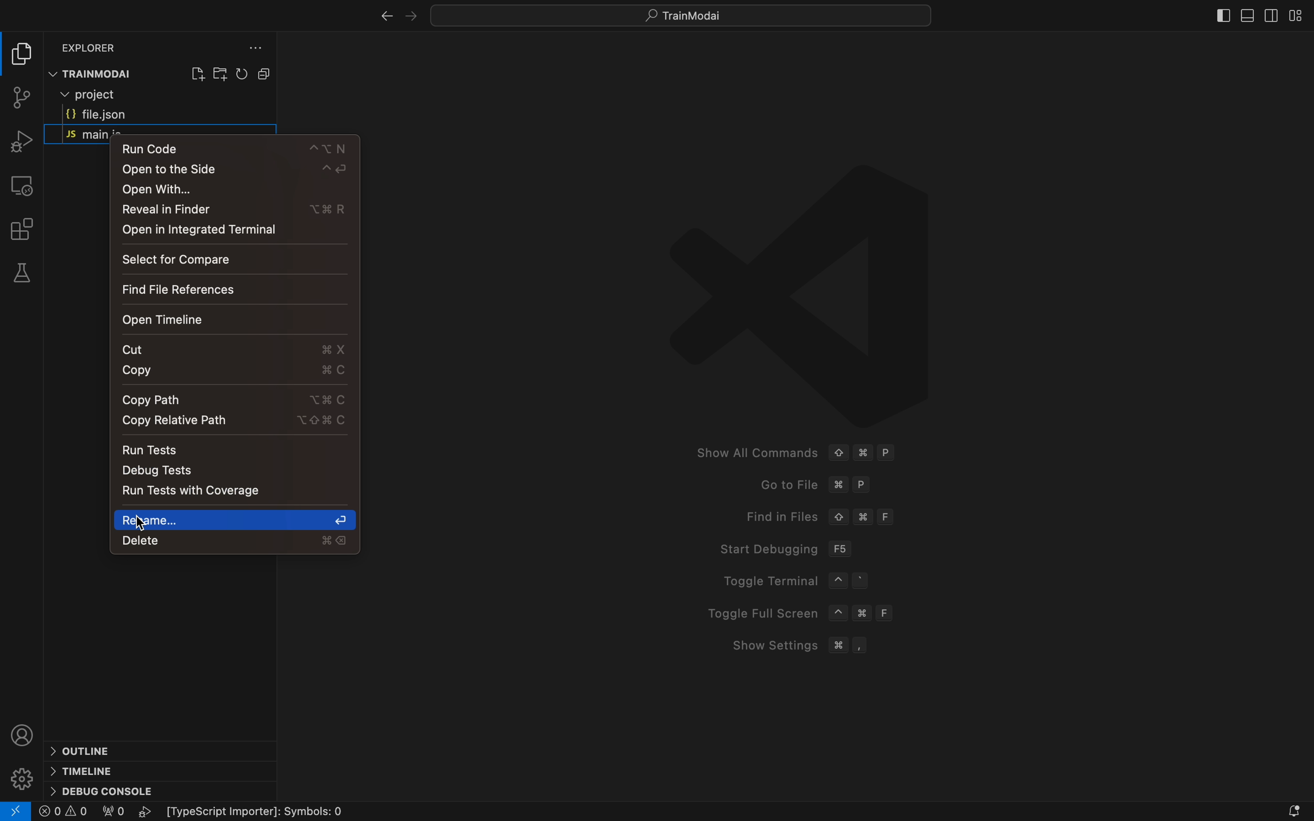 The width and height of the screenshot is (1314, 821). What do you see at coordinates (89, 751) in the screenshot?
I see `outline` at bounding box center [89, 751].